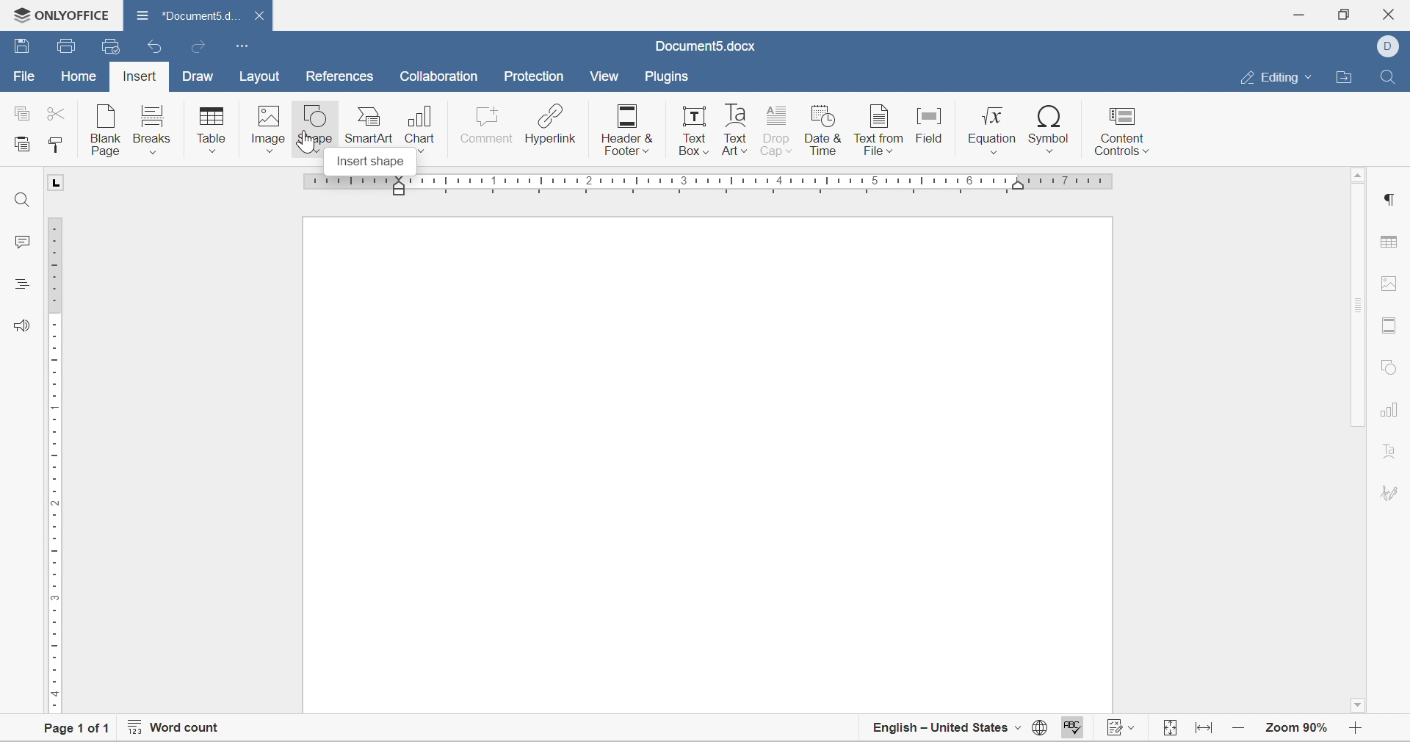 The width and height of the screenshot is (1410, 742). Describe the element at coordinates (947, 727) in the screenshot. I see `english - united states` at that location.